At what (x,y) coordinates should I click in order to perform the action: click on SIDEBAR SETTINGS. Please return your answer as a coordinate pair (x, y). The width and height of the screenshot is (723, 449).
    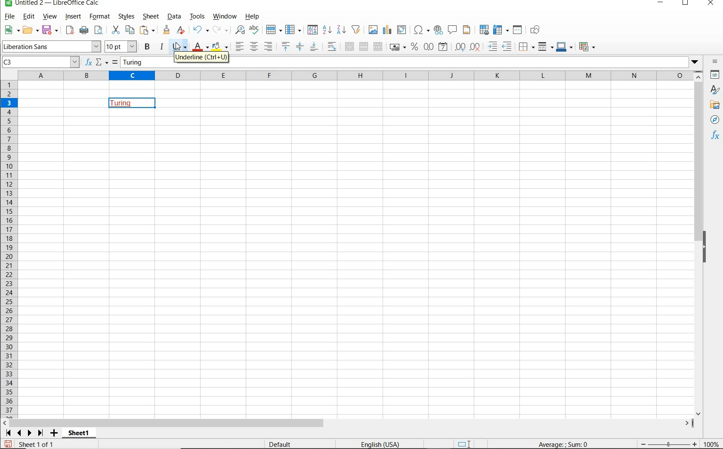
    Looking at the image, I should click on (716, 61).